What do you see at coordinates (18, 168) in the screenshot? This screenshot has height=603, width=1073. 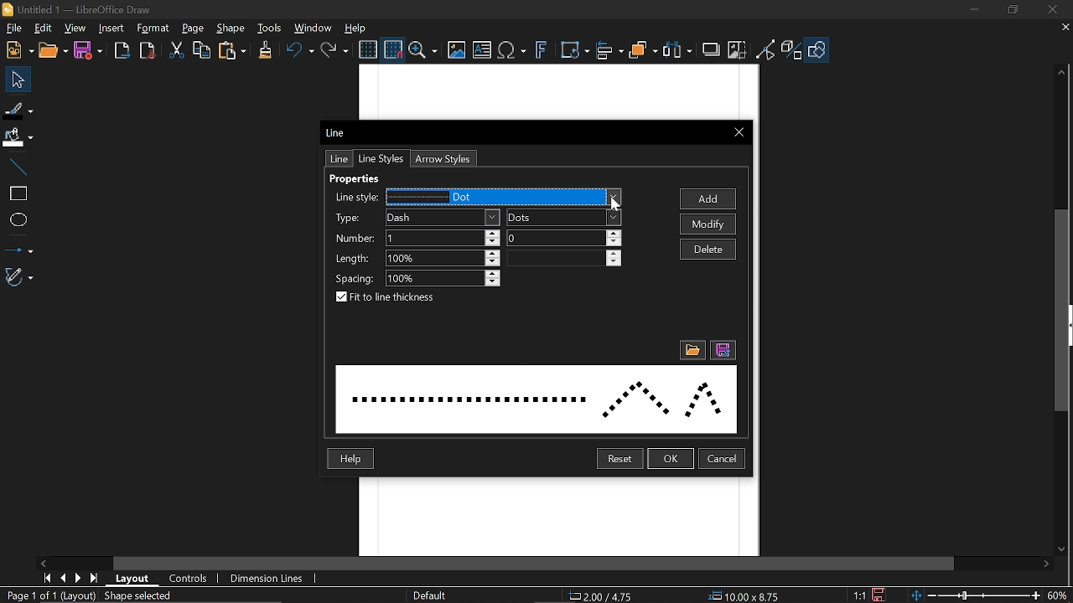 I see `Line` at bounding box center [18, 168].